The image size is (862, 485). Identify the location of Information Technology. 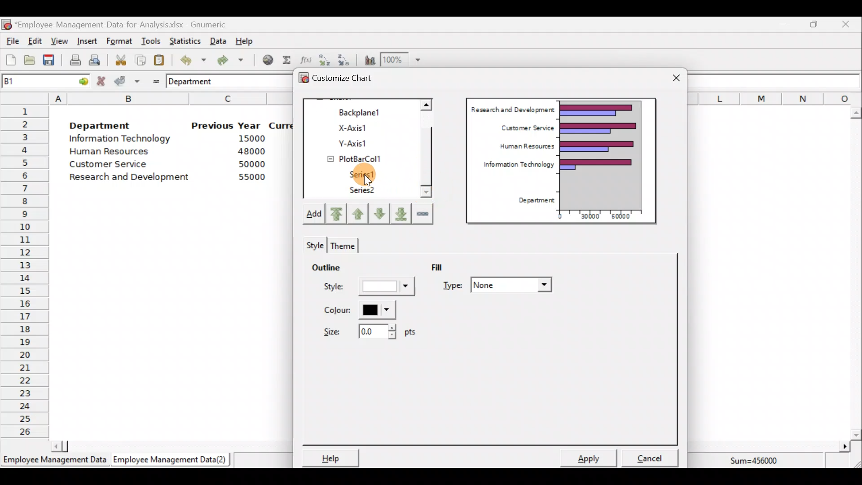
(515, 167).